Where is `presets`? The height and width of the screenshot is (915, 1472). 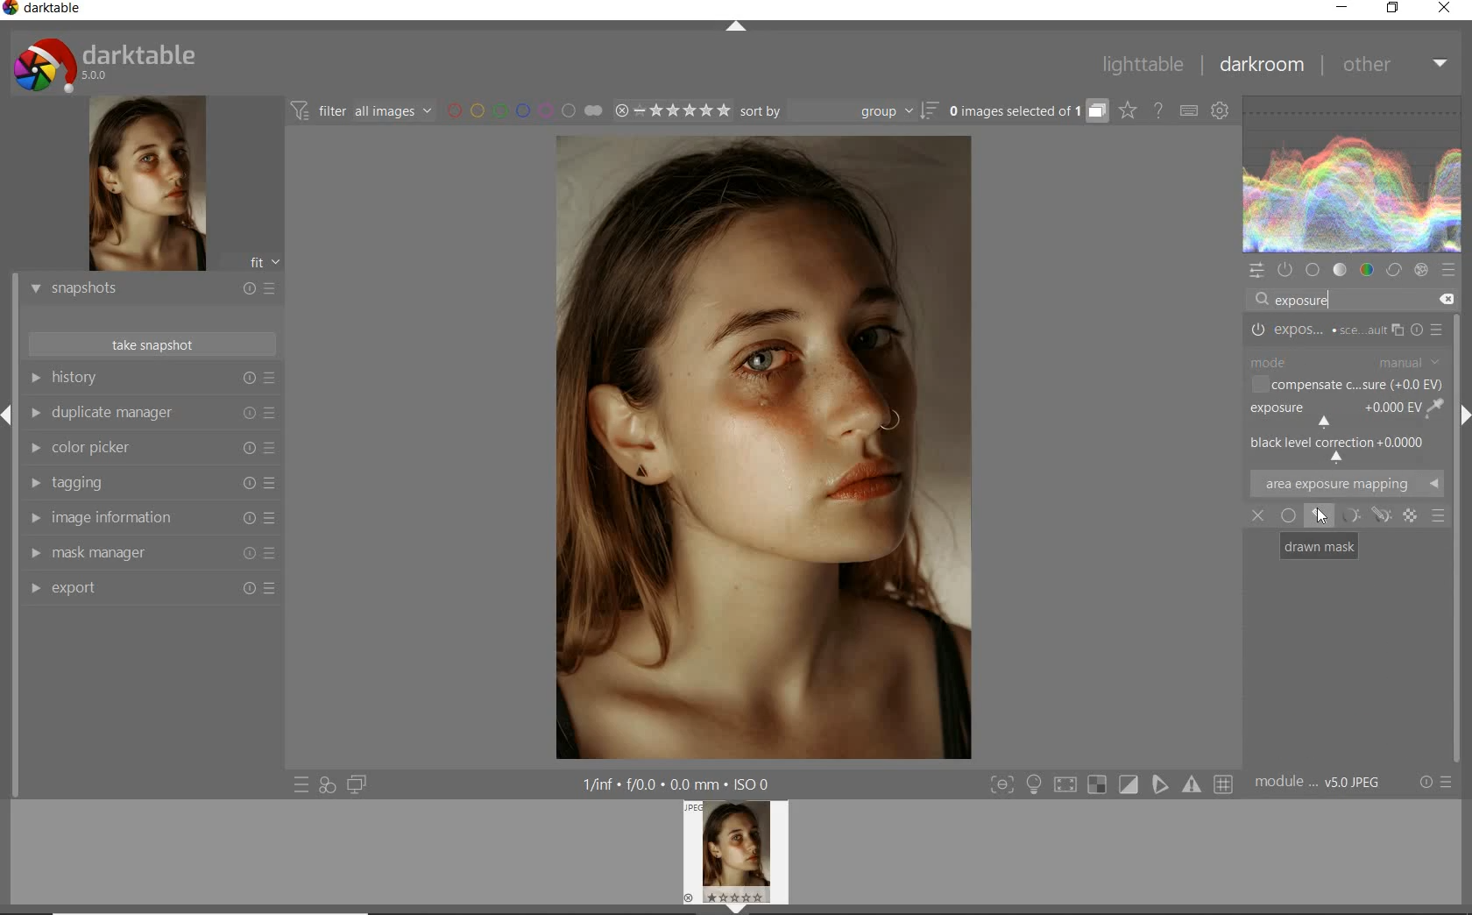
presets is located at coordinates (1449, 270).